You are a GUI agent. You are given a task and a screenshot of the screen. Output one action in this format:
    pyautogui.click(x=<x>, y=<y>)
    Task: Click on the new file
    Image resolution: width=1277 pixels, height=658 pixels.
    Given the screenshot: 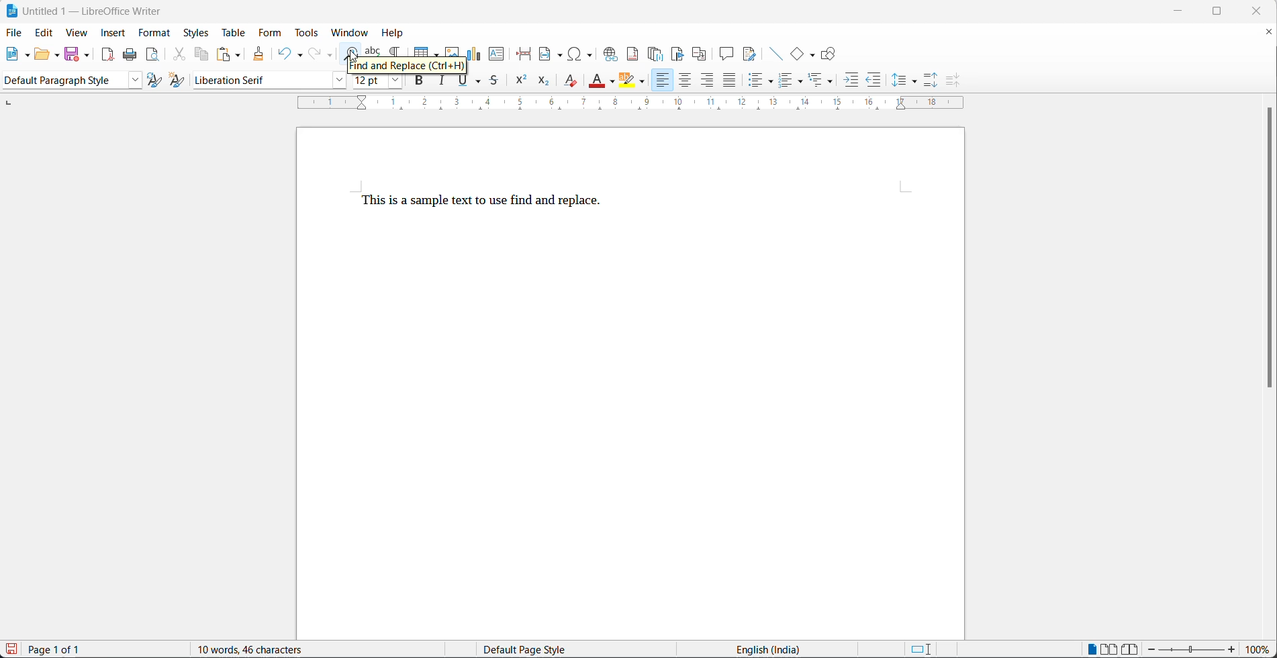 What is the action you would take?
    pyautogui.click(x=14, y=57)
    